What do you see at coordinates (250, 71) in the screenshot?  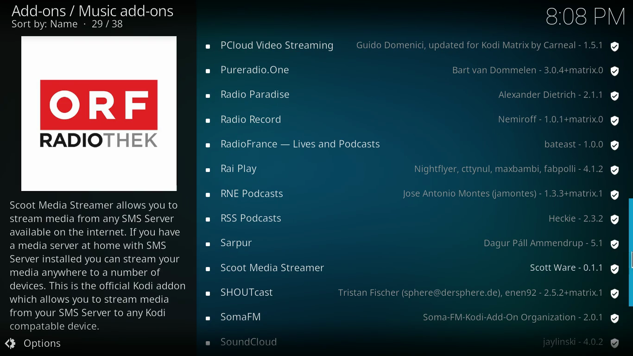 I see `add-on` at bounding box center [250, 71].